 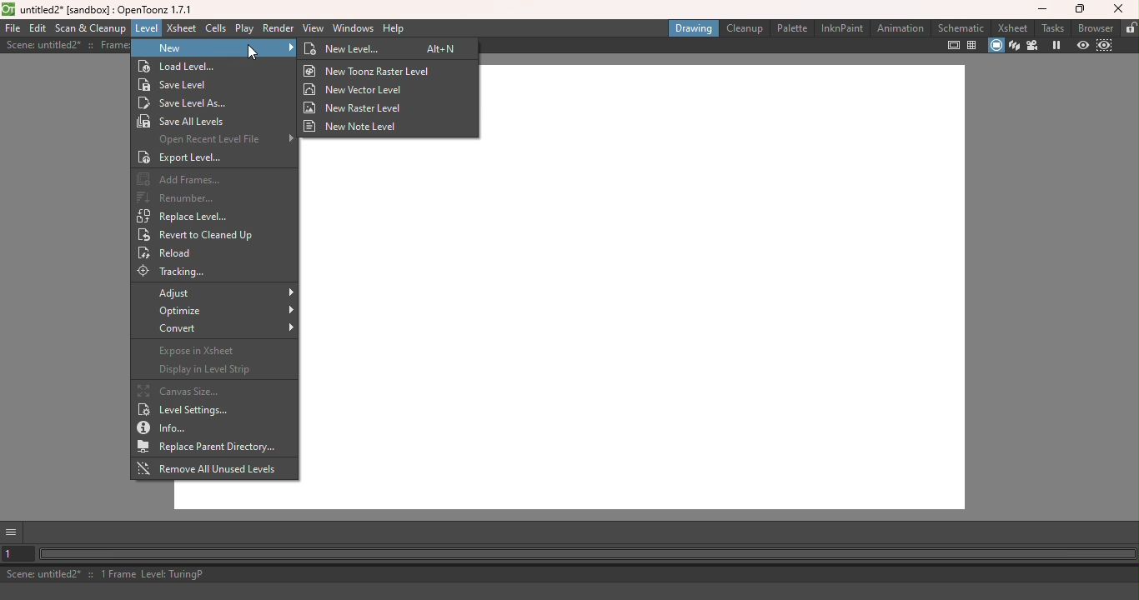 I want to click on Renumber, so click(x=181, y=197).